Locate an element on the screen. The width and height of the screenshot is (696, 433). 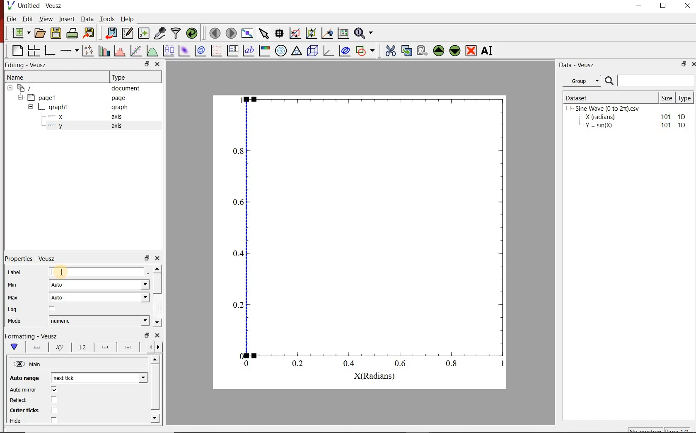
plot key is located at coordinates (233, 50).